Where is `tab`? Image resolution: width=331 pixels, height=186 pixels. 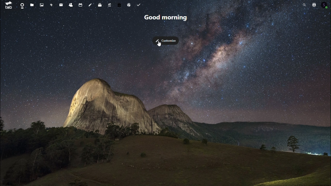
tab is located at coordinates (7, 5).